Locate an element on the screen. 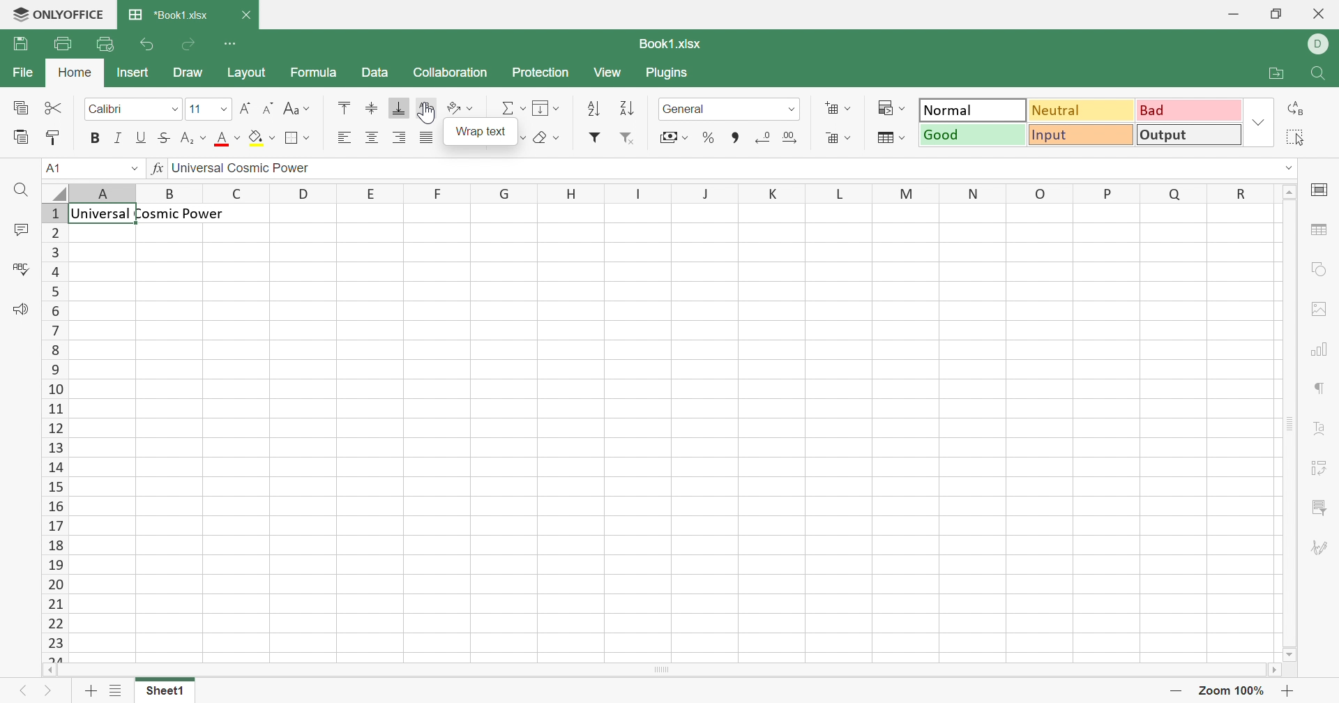 This screenshot has width=1339, height=703. Zoom out is located at coordinates (1177, 690).